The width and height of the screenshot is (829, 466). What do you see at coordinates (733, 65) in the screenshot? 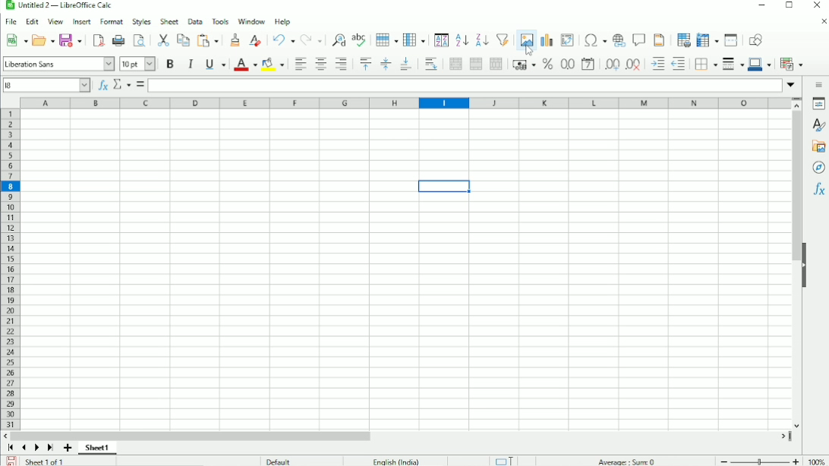
I see `Border styles` at bounding box center [733, 65].